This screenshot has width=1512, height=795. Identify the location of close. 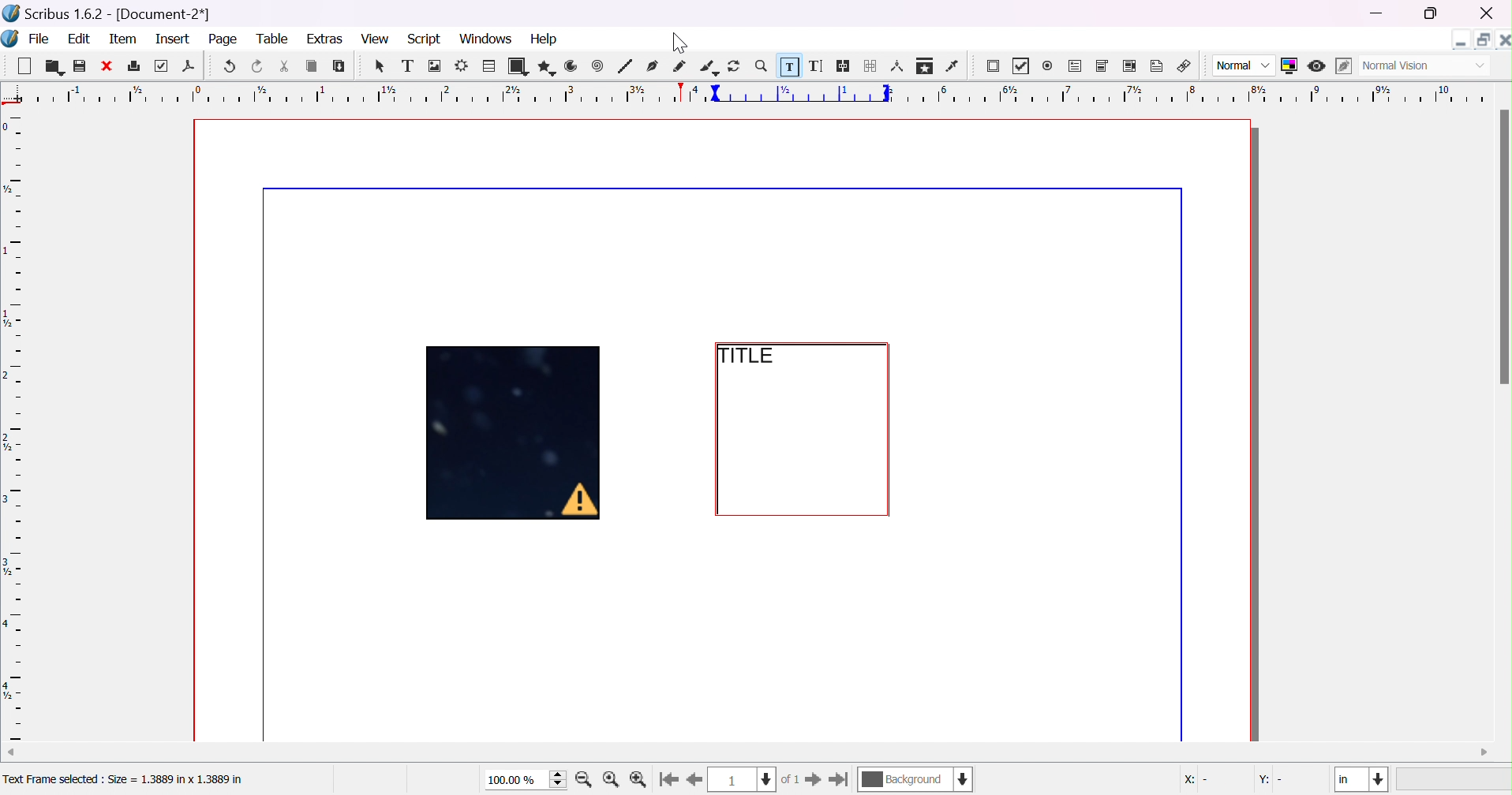
(1488, 13).